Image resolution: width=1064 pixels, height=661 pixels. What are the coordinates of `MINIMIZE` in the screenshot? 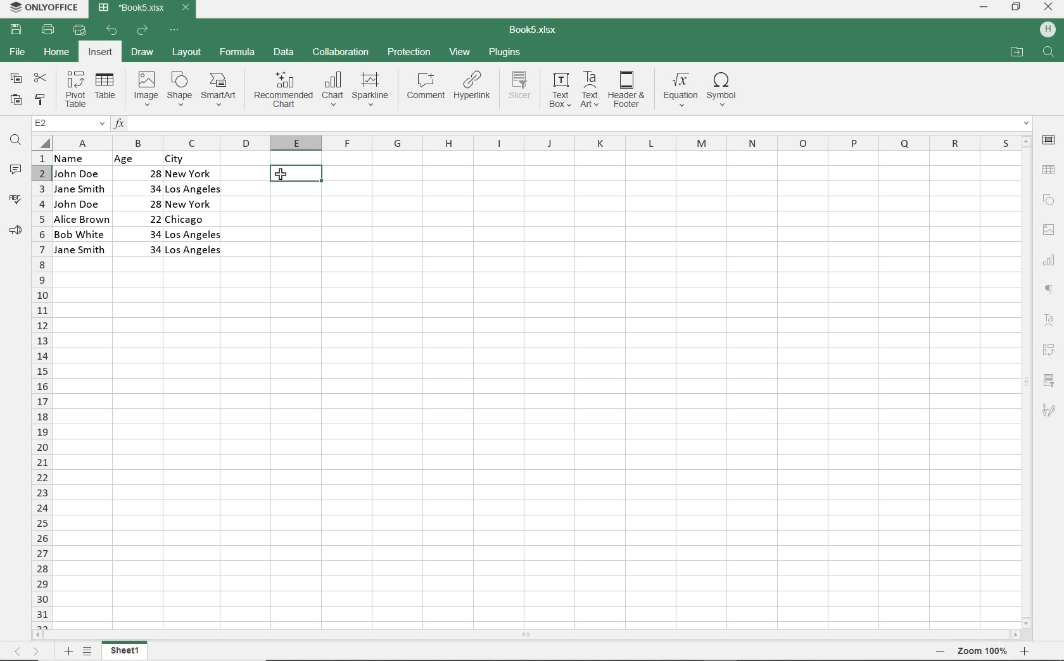 It's located at (984, 8).